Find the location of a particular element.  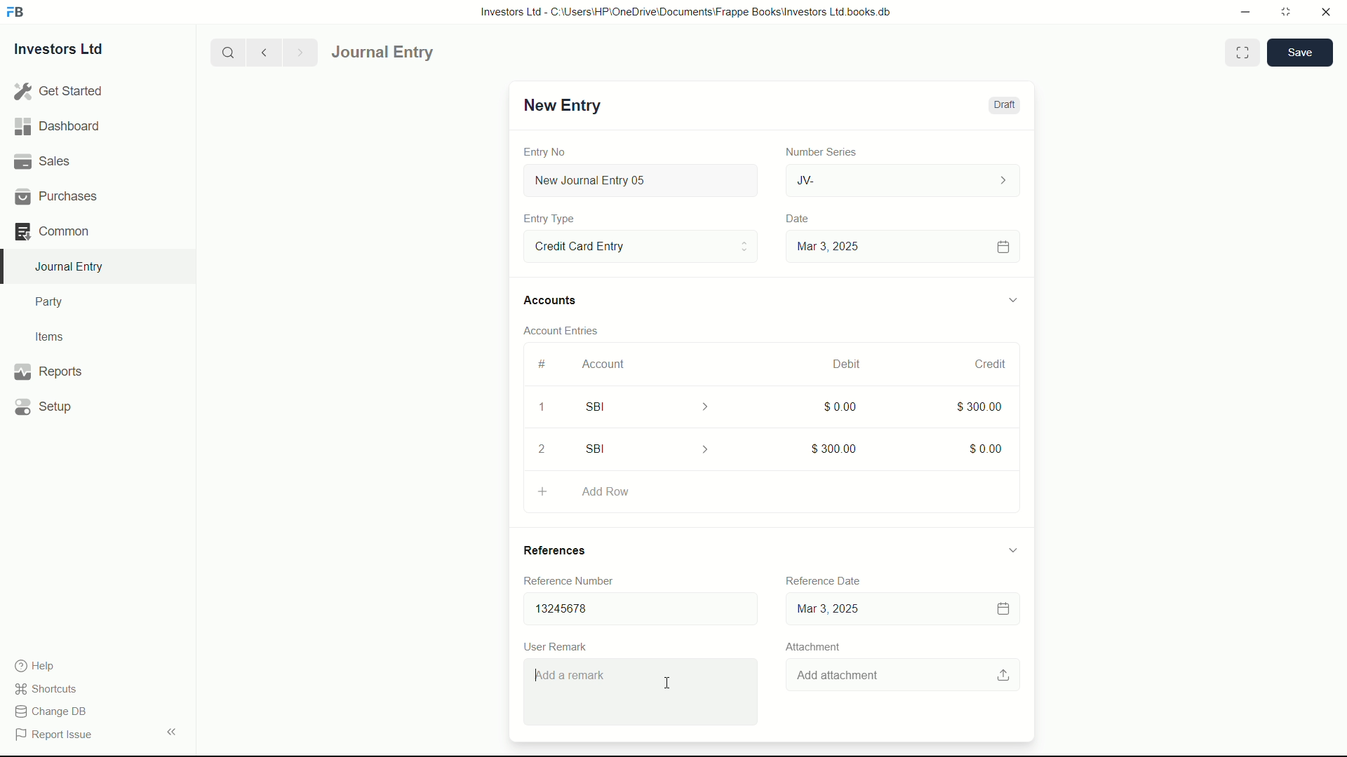

FrappeBooks logo is located at coordinates (15, 13).